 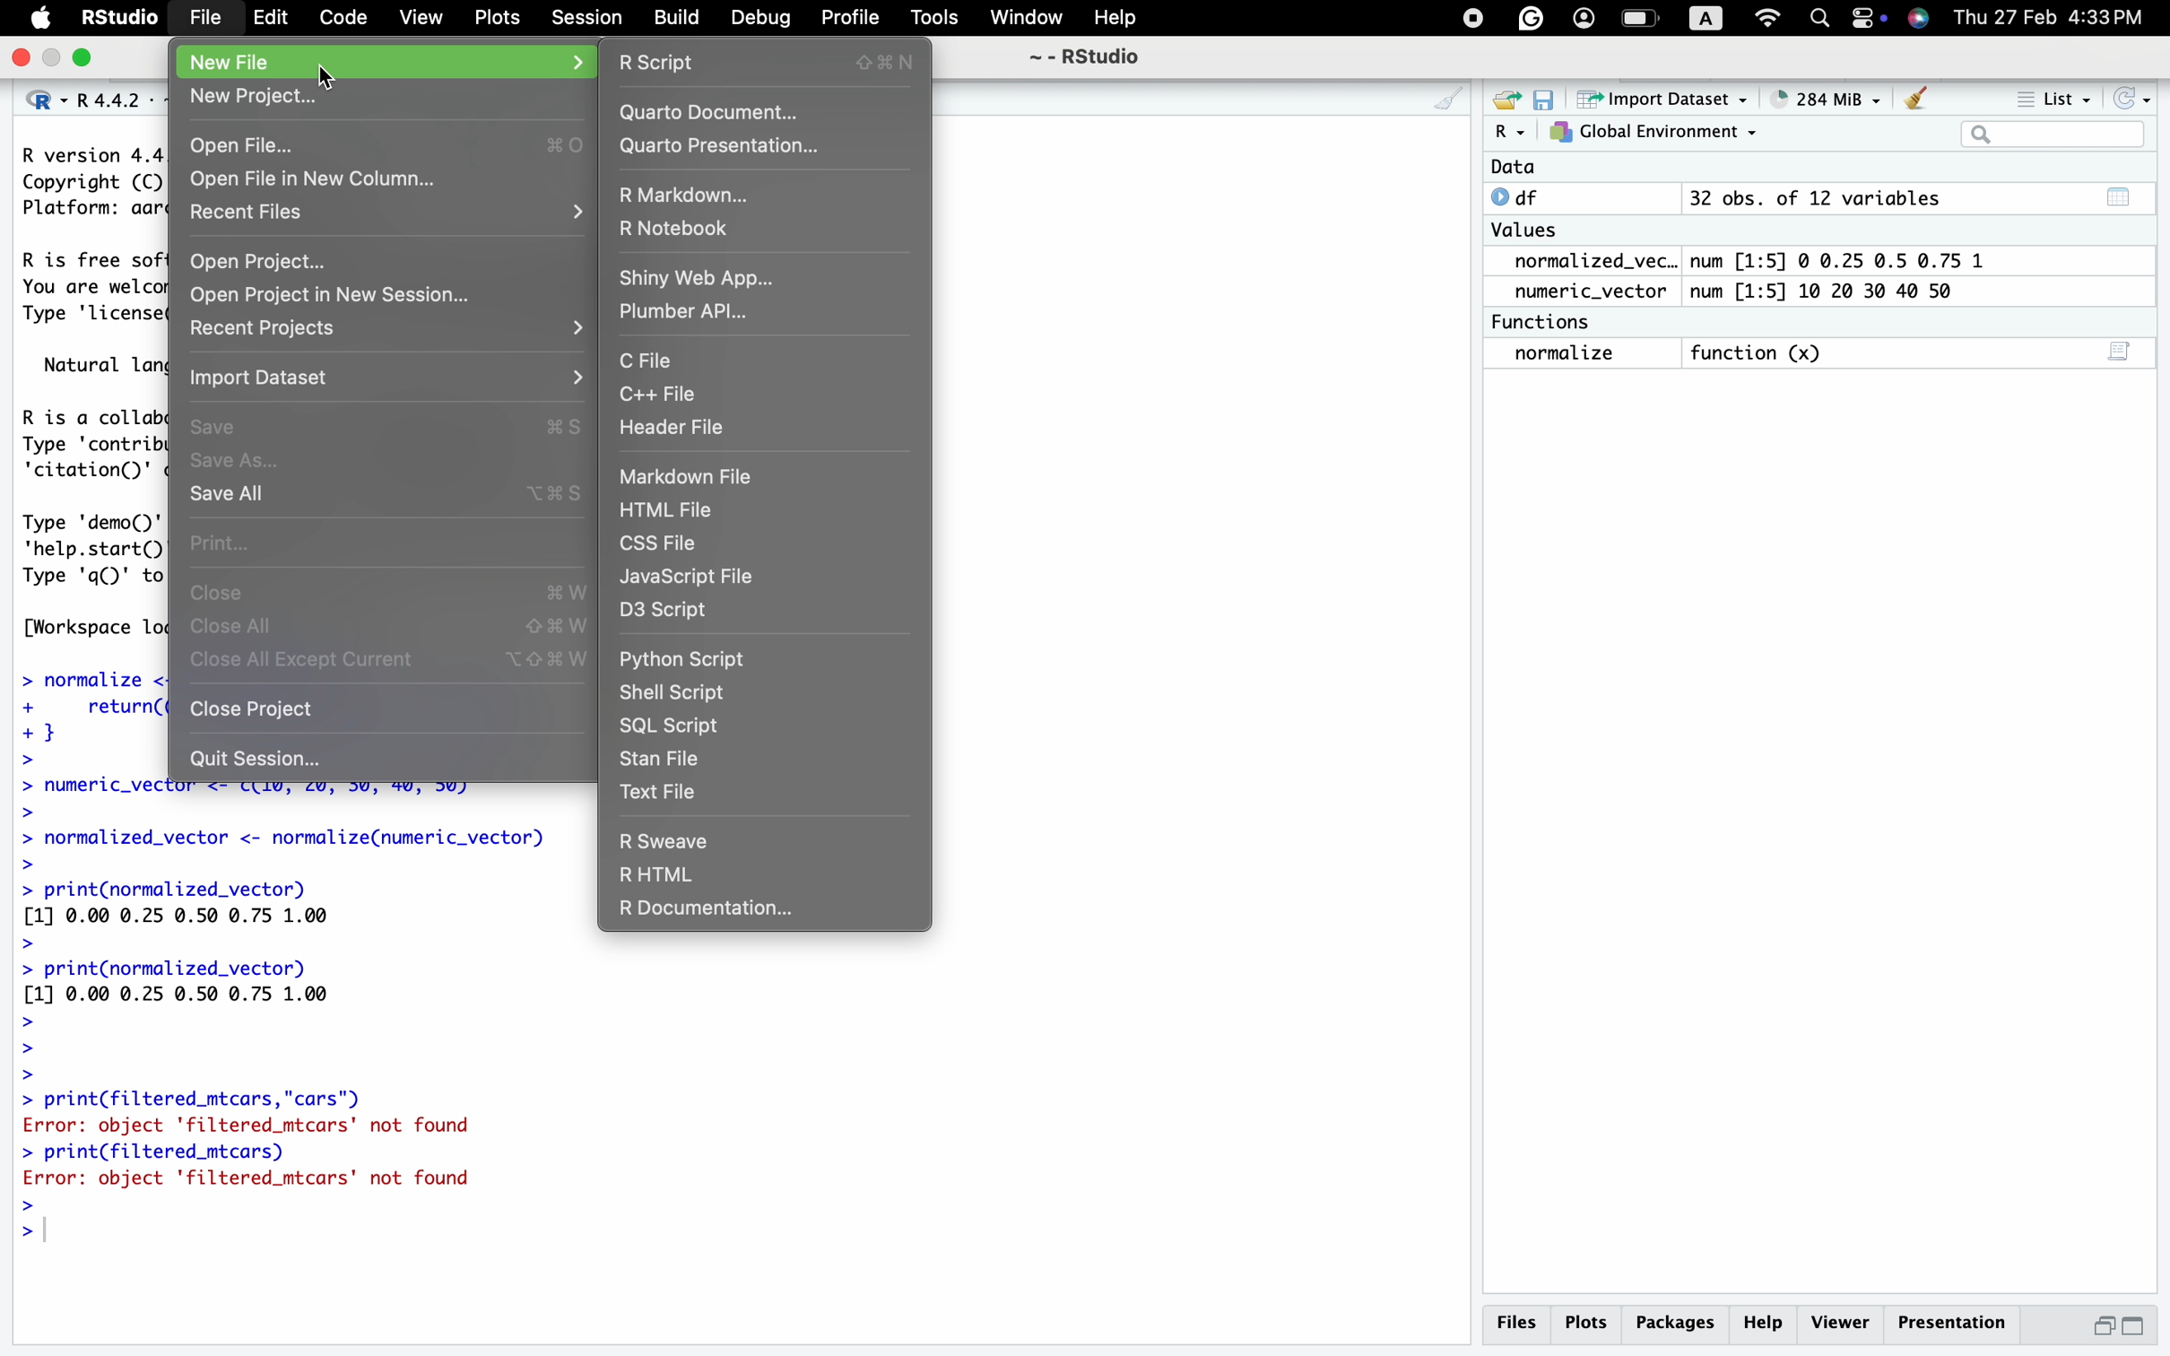 What do you see at coordinates (256, 759) in the screenshot?
I see `Quit Session...` at bounding box center [256, 759].